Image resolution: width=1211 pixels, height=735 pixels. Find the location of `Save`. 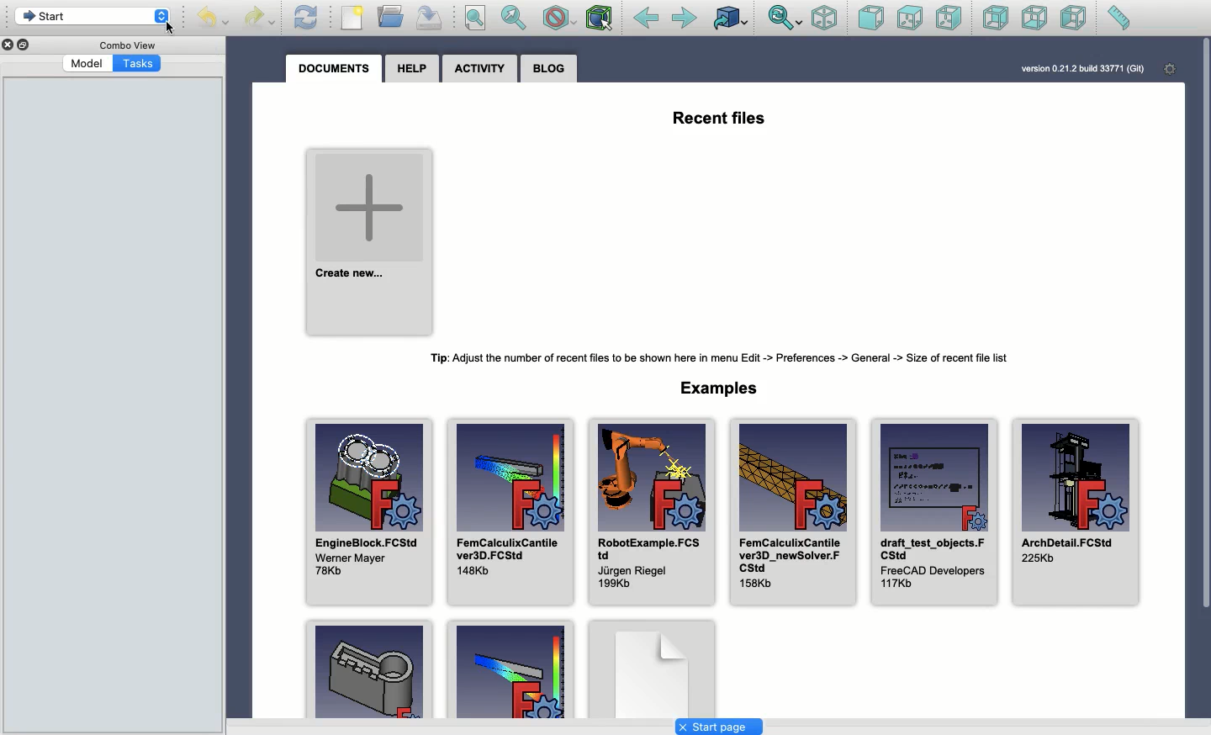

Save is located at coordinates (427, 16).